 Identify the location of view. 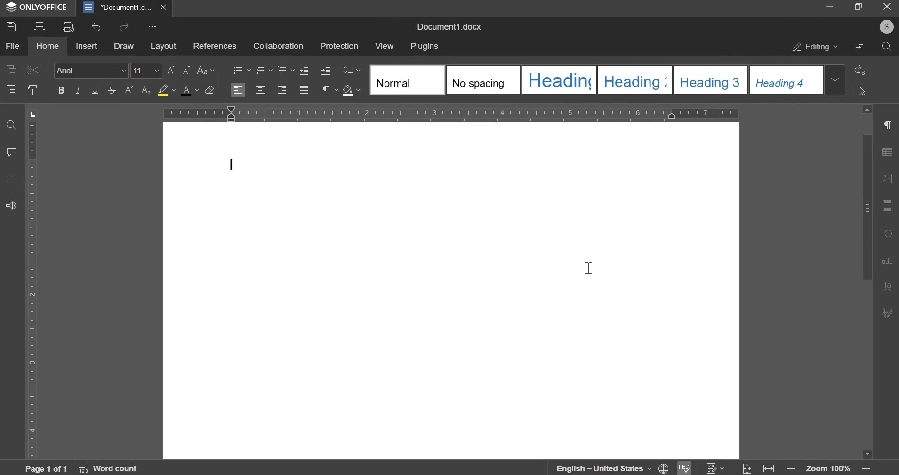
(385, 46).